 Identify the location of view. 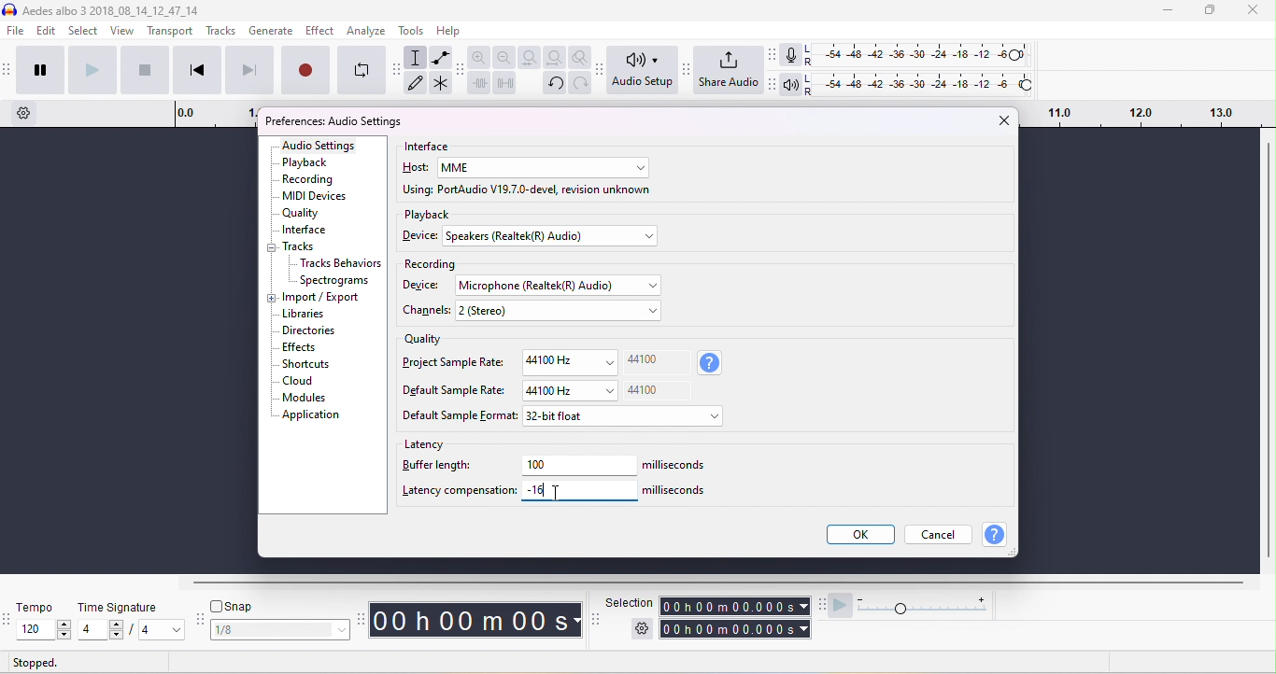
(123, 30).